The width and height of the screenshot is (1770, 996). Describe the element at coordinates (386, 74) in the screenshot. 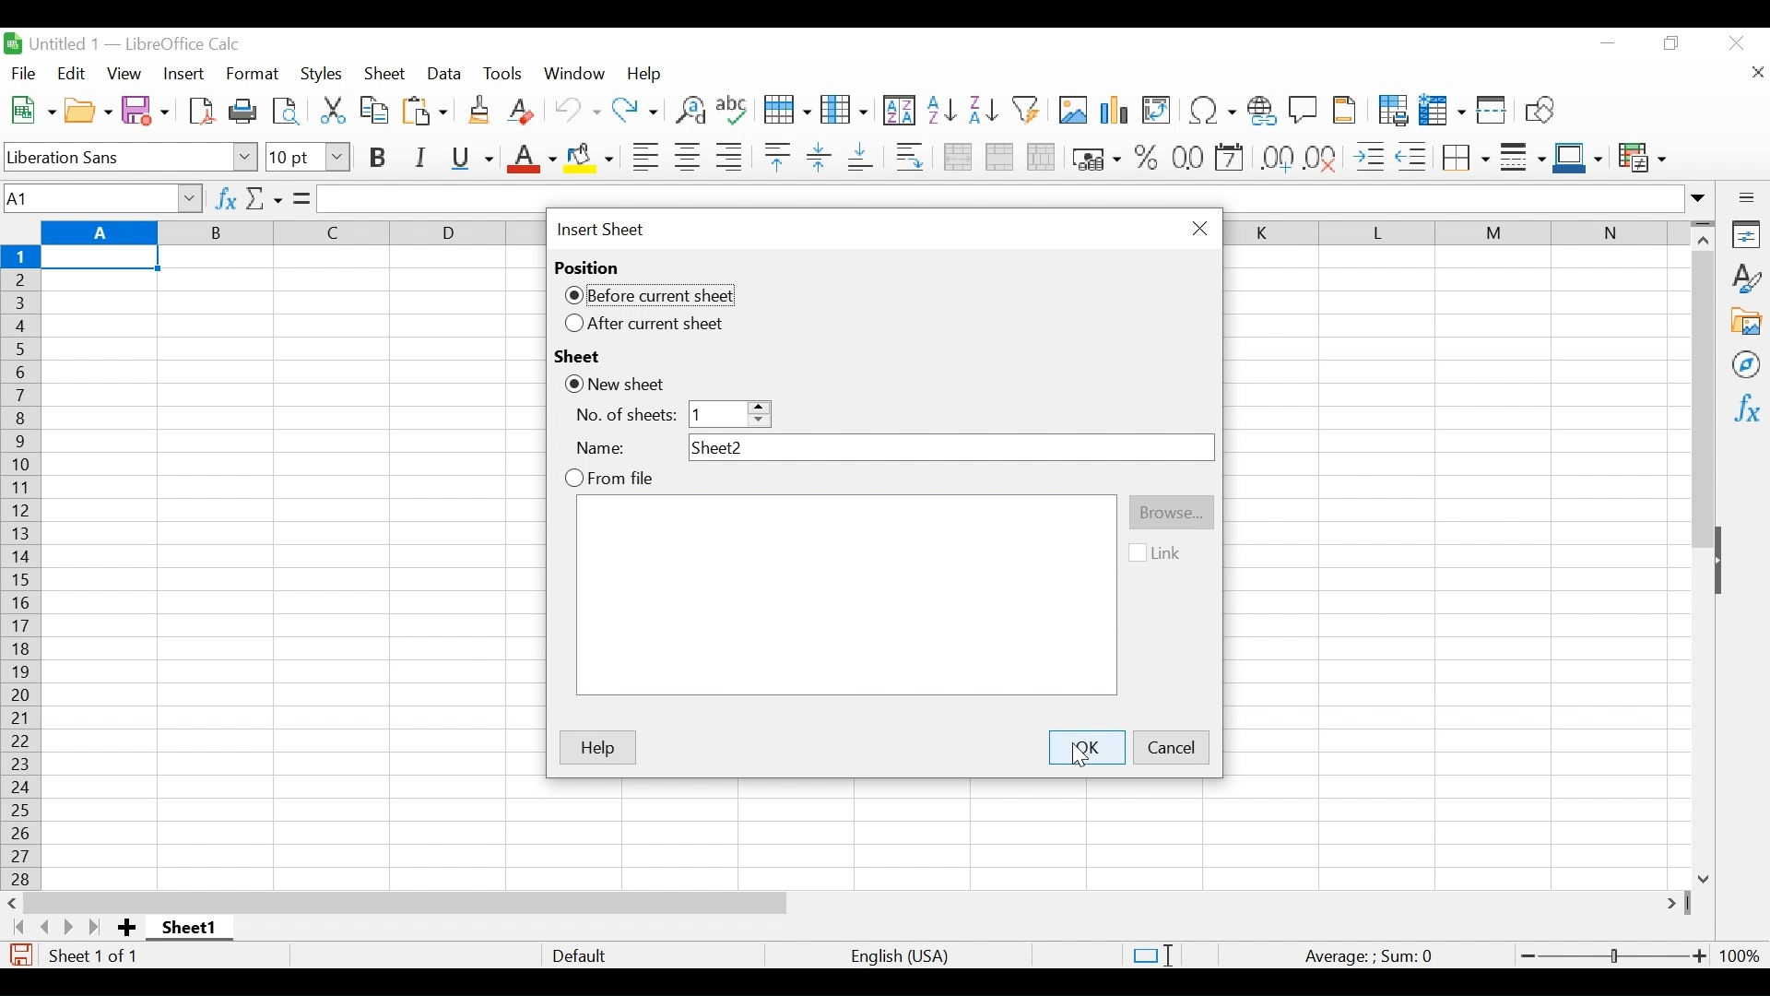

I see `Sheet` at that location.